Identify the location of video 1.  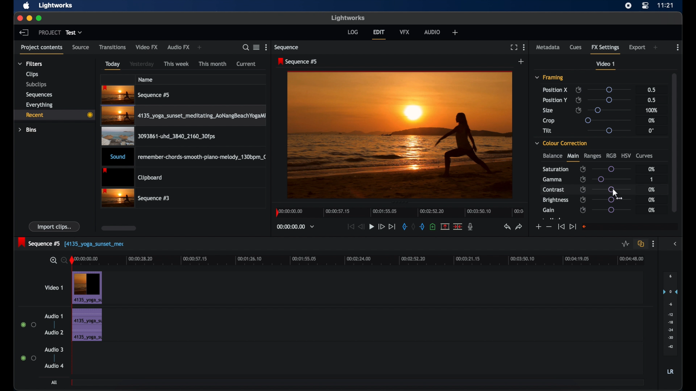
(54, 287).